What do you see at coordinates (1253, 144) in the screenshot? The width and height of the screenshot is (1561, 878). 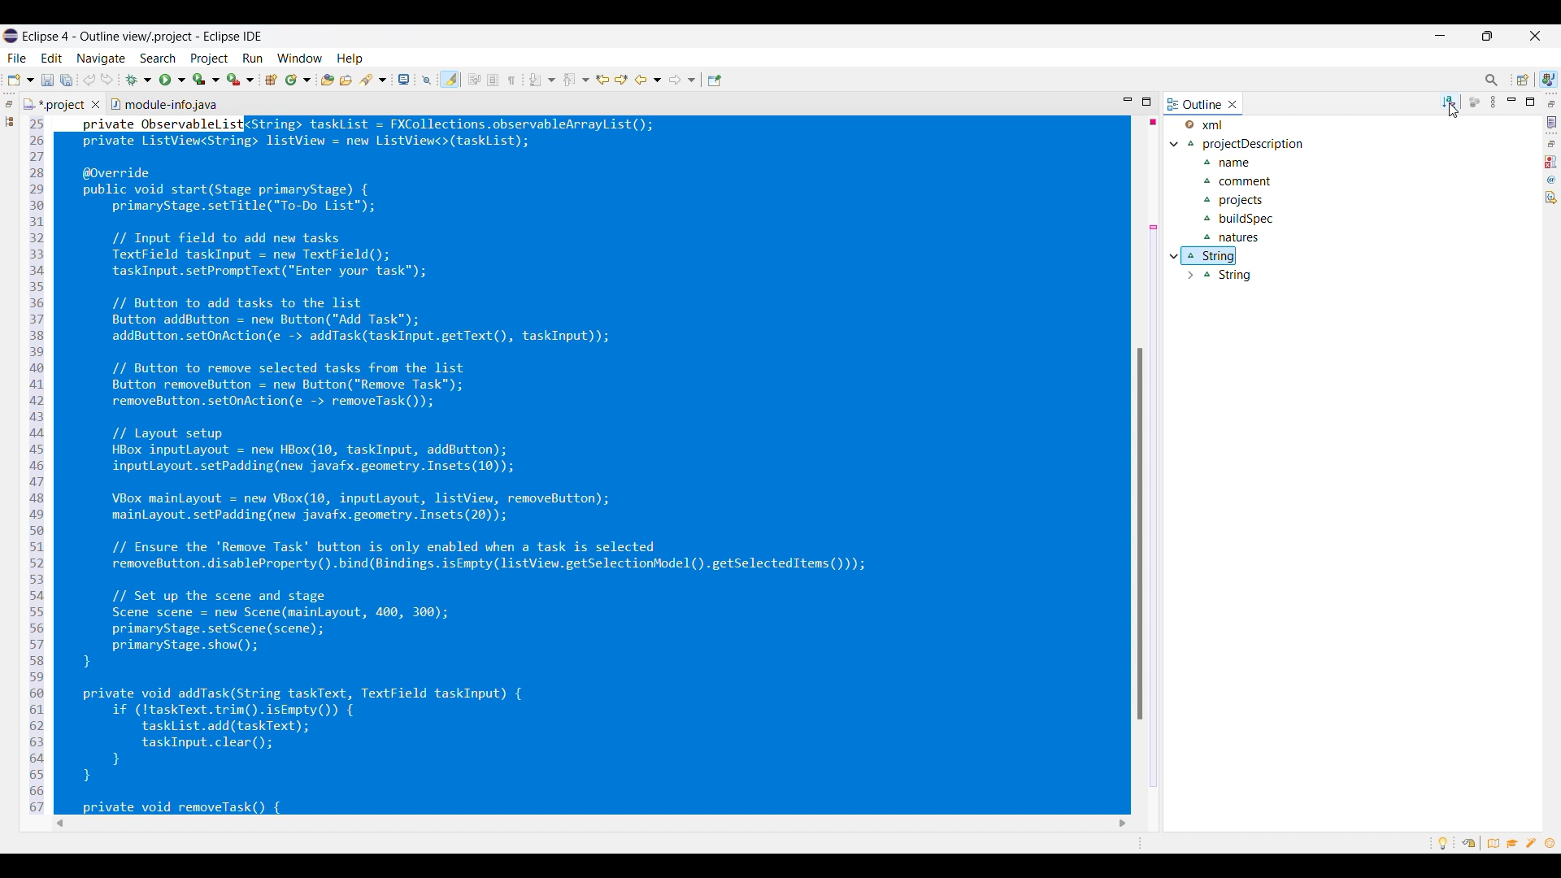 I see `project description` at bounding box center [1253, 144].